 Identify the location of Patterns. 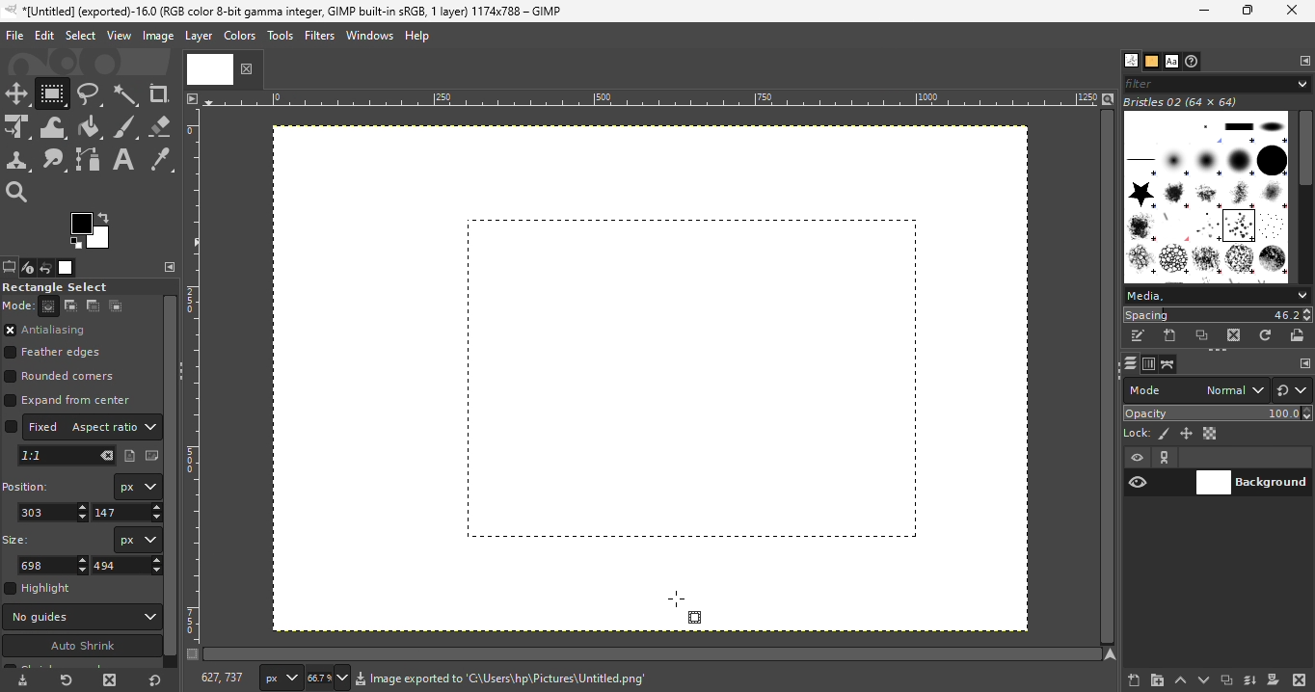
(1151, 62).